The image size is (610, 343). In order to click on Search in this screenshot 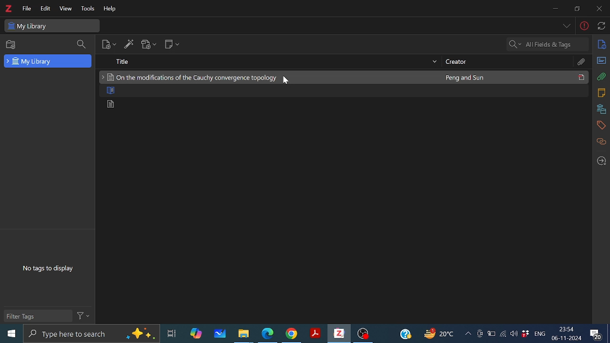, I will do `click(81, 45)`.